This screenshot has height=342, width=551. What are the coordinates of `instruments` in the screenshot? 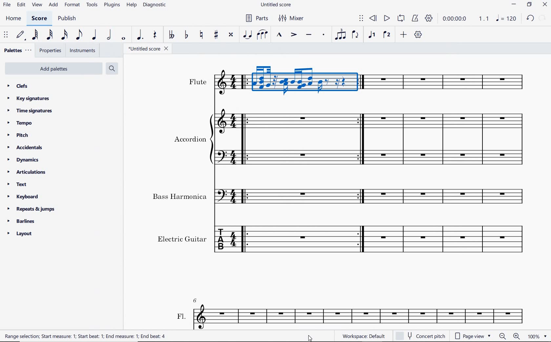 It's located at (82, 50).